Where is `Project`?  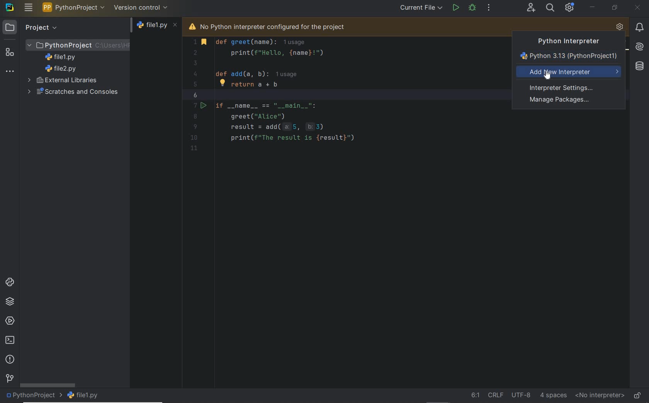
Project is located at coordinates (78, 44).